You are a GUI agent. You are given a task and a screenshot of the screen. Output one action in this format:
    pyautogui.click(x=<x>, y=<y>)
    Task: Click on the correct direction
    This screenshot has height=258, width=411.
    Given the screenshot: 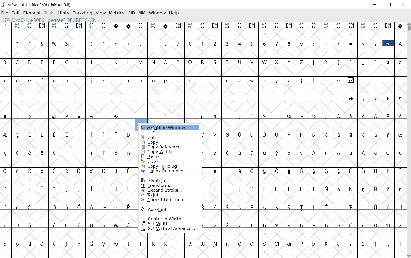 What is the action you would take?
    pyautogui.click(x=168, y=201)
    